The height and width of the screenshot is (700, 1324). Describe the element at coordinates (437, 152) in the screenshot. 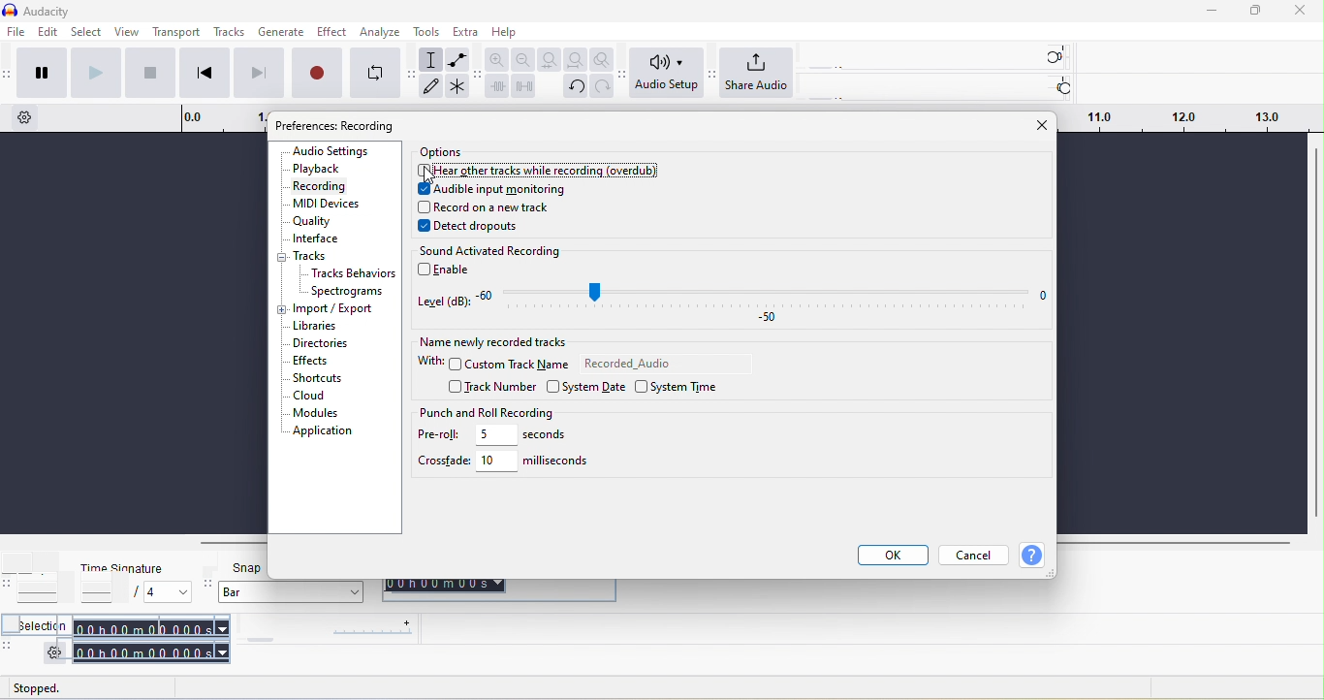

I see `options` at that location.